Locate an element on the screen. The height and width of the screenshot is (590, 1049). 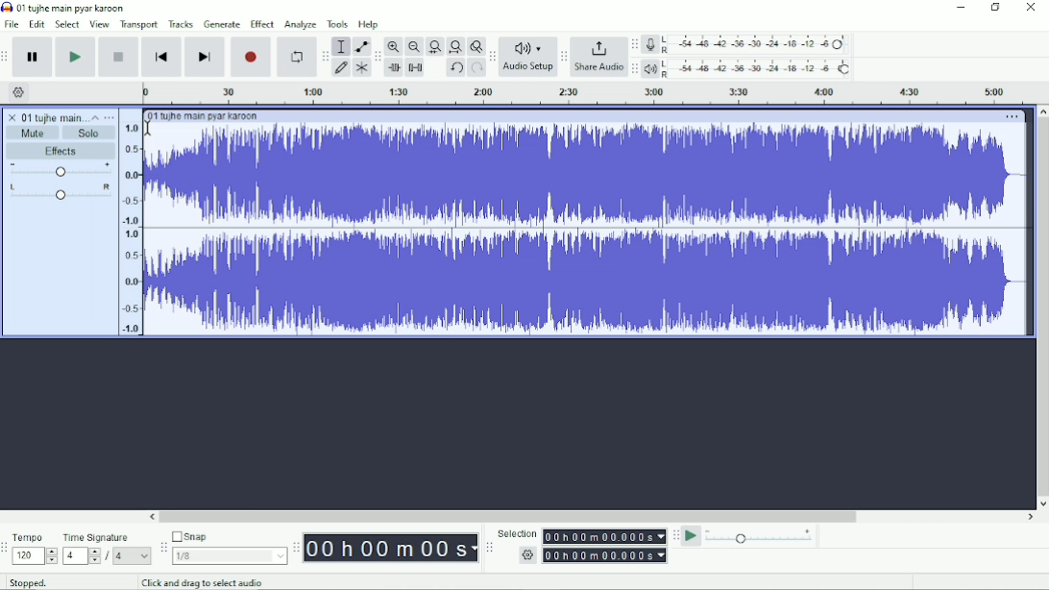
Audio Setup is located at coordinates (527, 57).